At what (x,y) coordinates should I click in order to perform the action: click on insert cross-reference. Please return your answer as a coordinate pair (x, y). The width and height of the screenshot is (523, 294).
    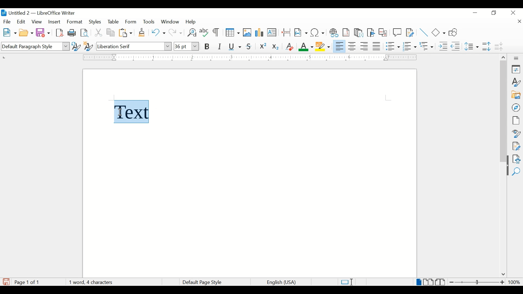
    Looking at the image, I should click on (383, 32).